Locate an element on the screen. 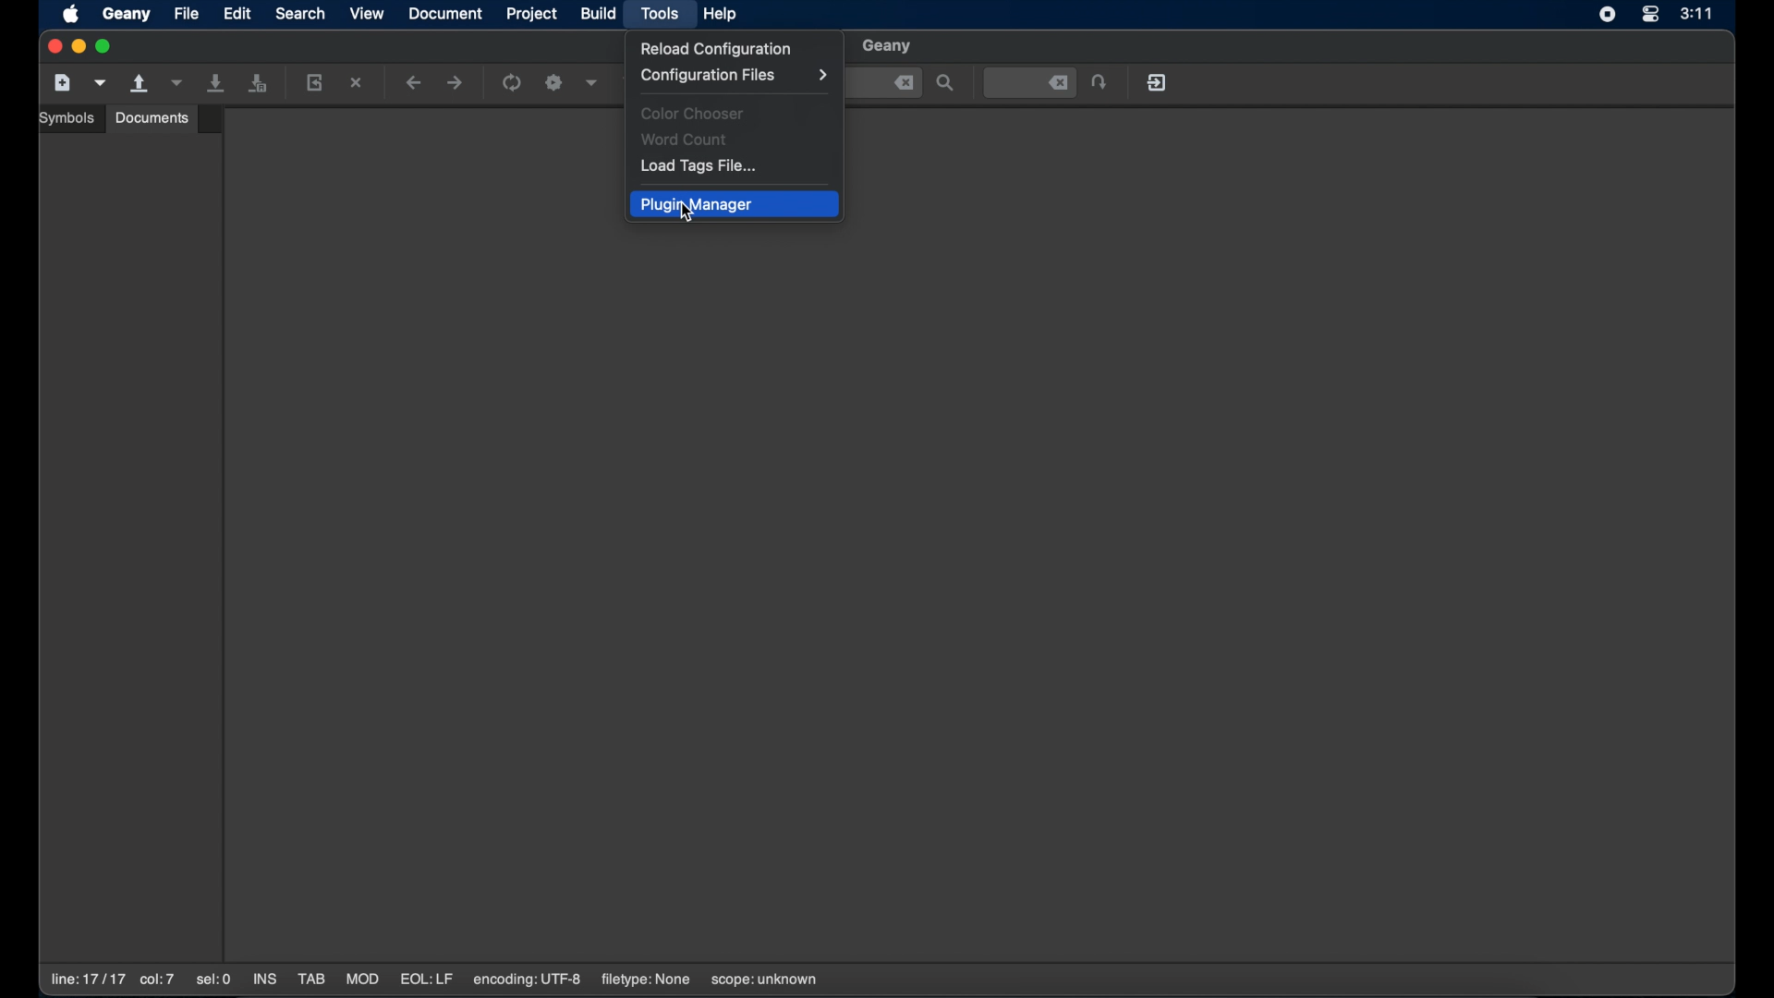 The height and width of the screenshot is (998, 1774). project is located at coordinates (534, 14).